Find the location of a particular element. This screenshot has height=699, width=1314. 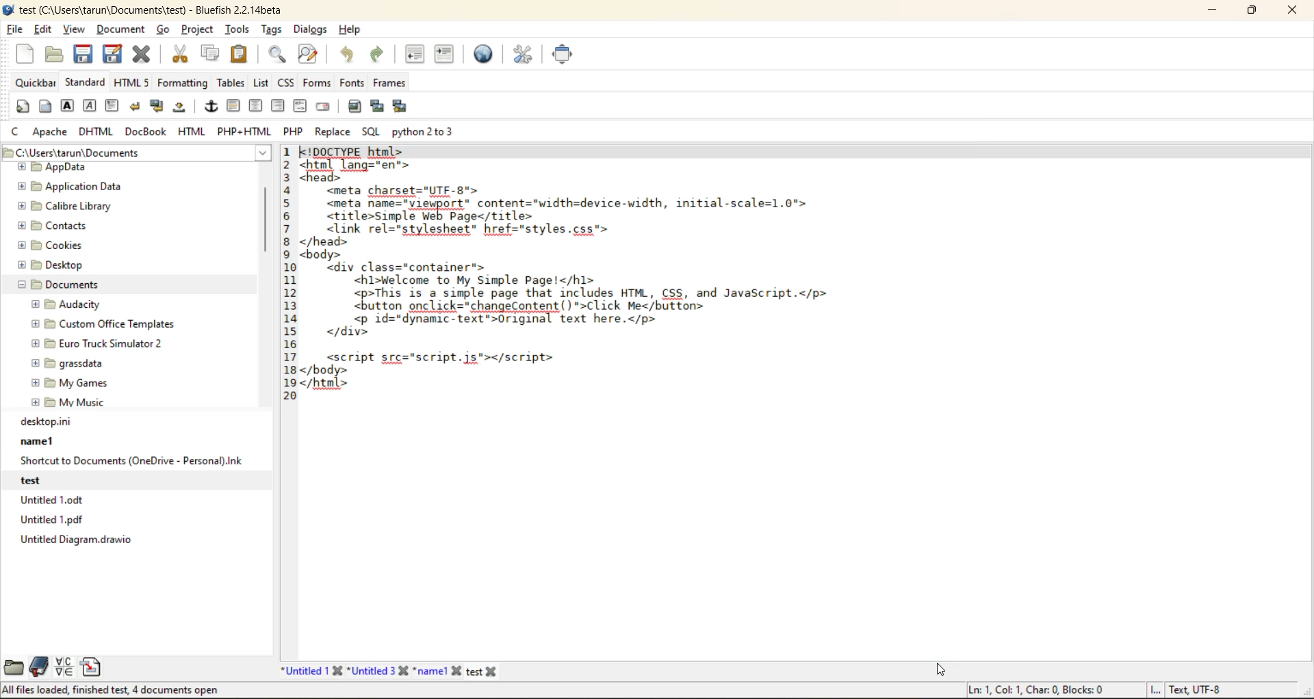

standard is located at coordinates (86, 83).